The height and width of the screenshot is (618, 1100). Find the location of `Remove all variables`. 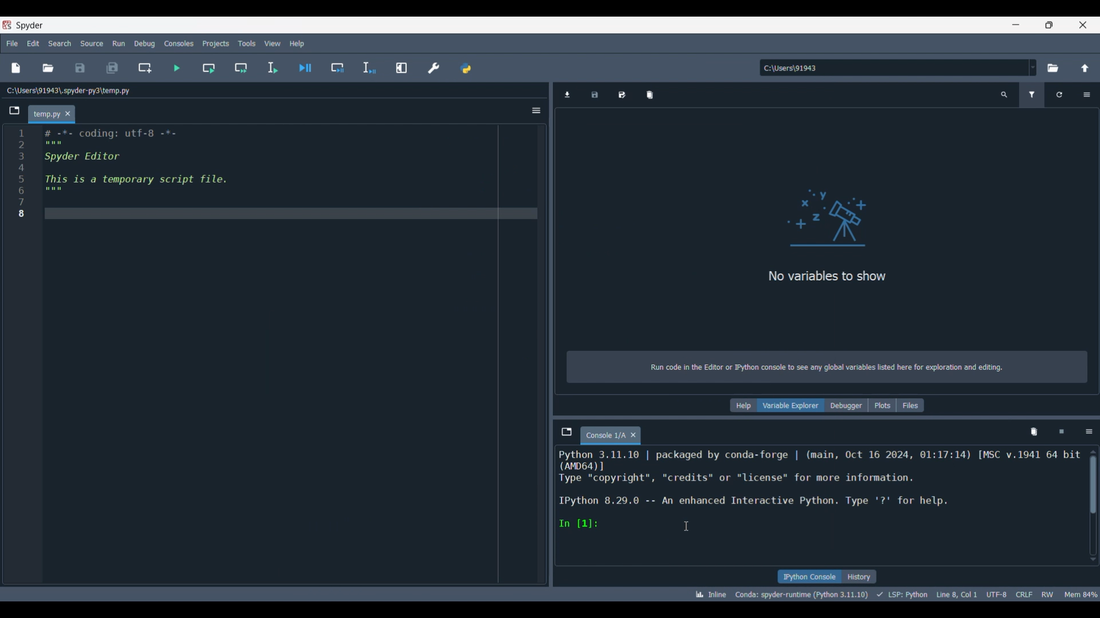

Remove all variables is located at coordinates (650, 95).